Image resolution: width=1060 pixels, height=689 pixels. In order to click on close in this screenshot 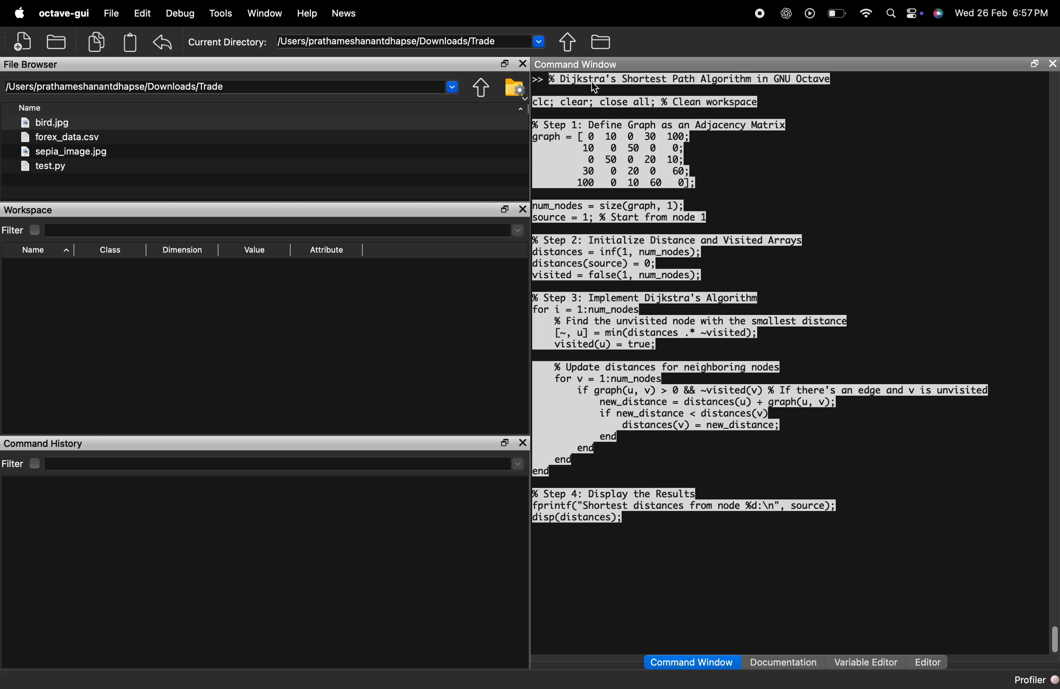, I will do `click(1053, 64)`.